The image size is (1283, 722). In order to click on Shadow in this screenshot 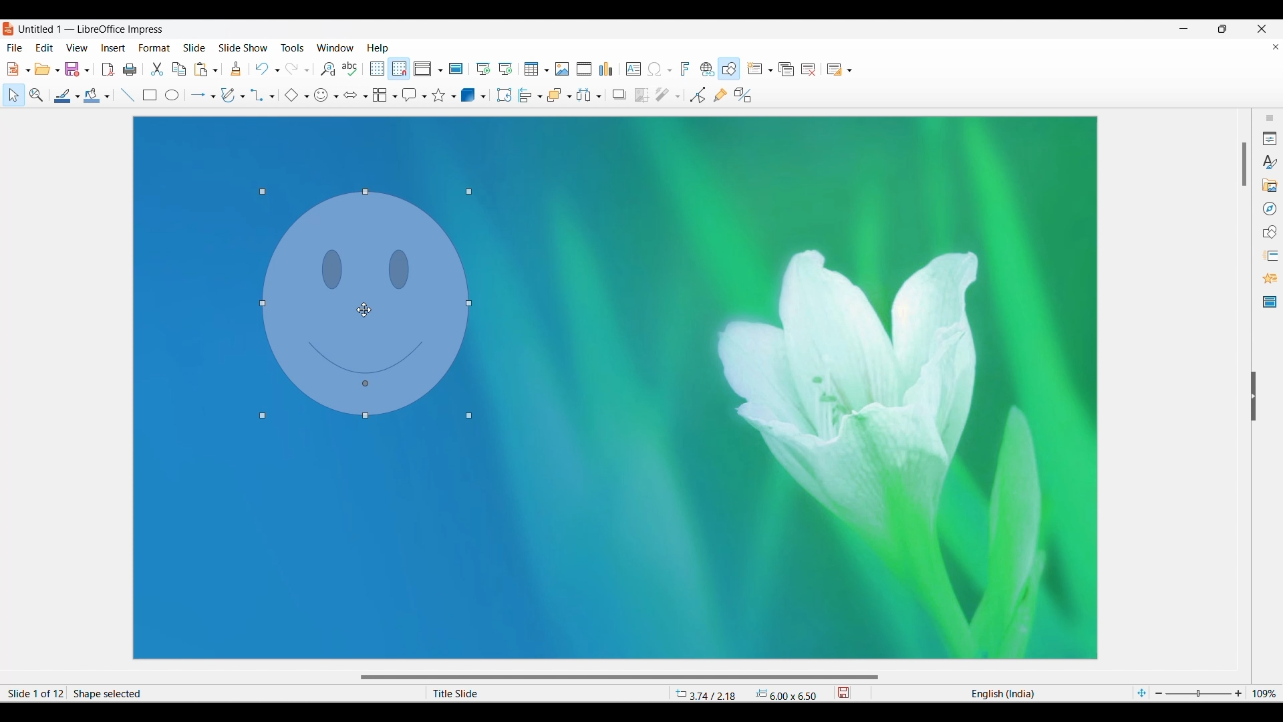, I will do `click(619, 94)`.